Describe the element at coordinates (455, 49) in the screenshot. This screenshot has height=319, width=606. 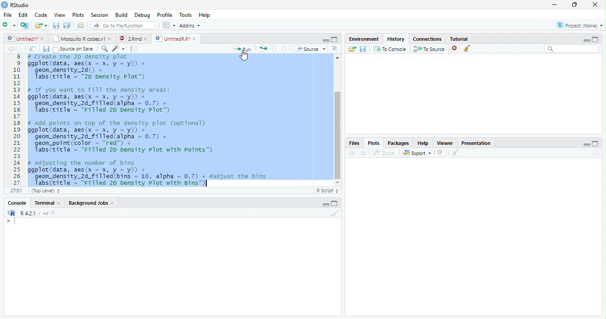
I see `close` at that location.